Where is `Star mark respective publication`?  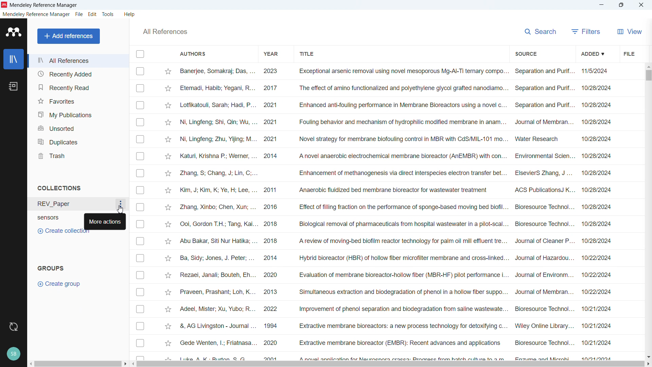 Star mark respective publication is located at coordinates (168, 292).